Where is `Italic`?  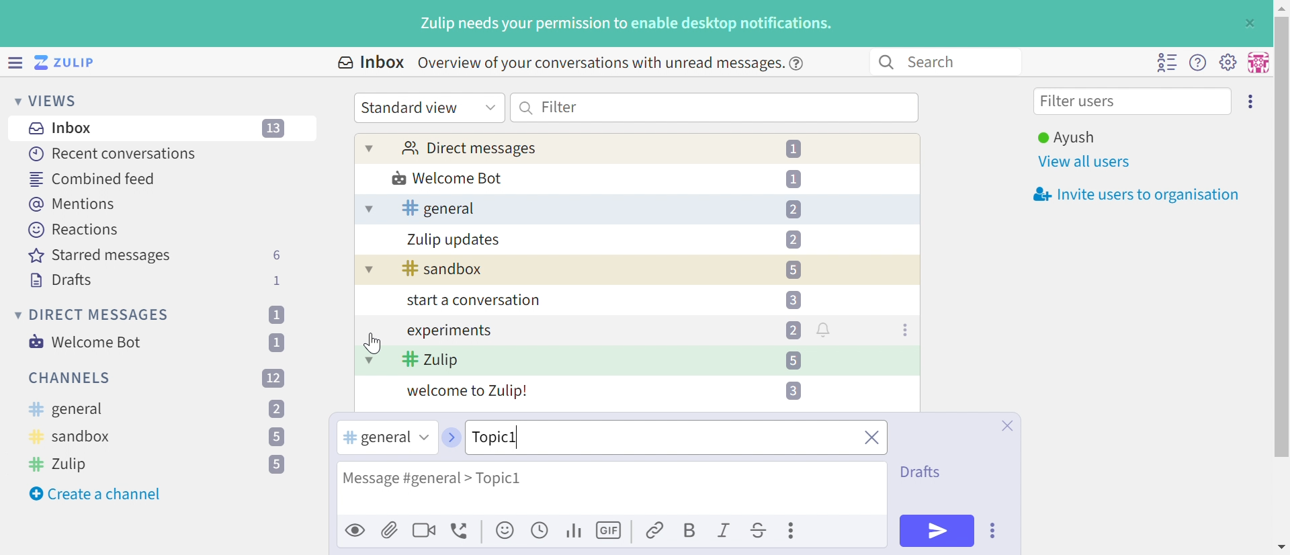
Italic is located at coordinates (725, 532).